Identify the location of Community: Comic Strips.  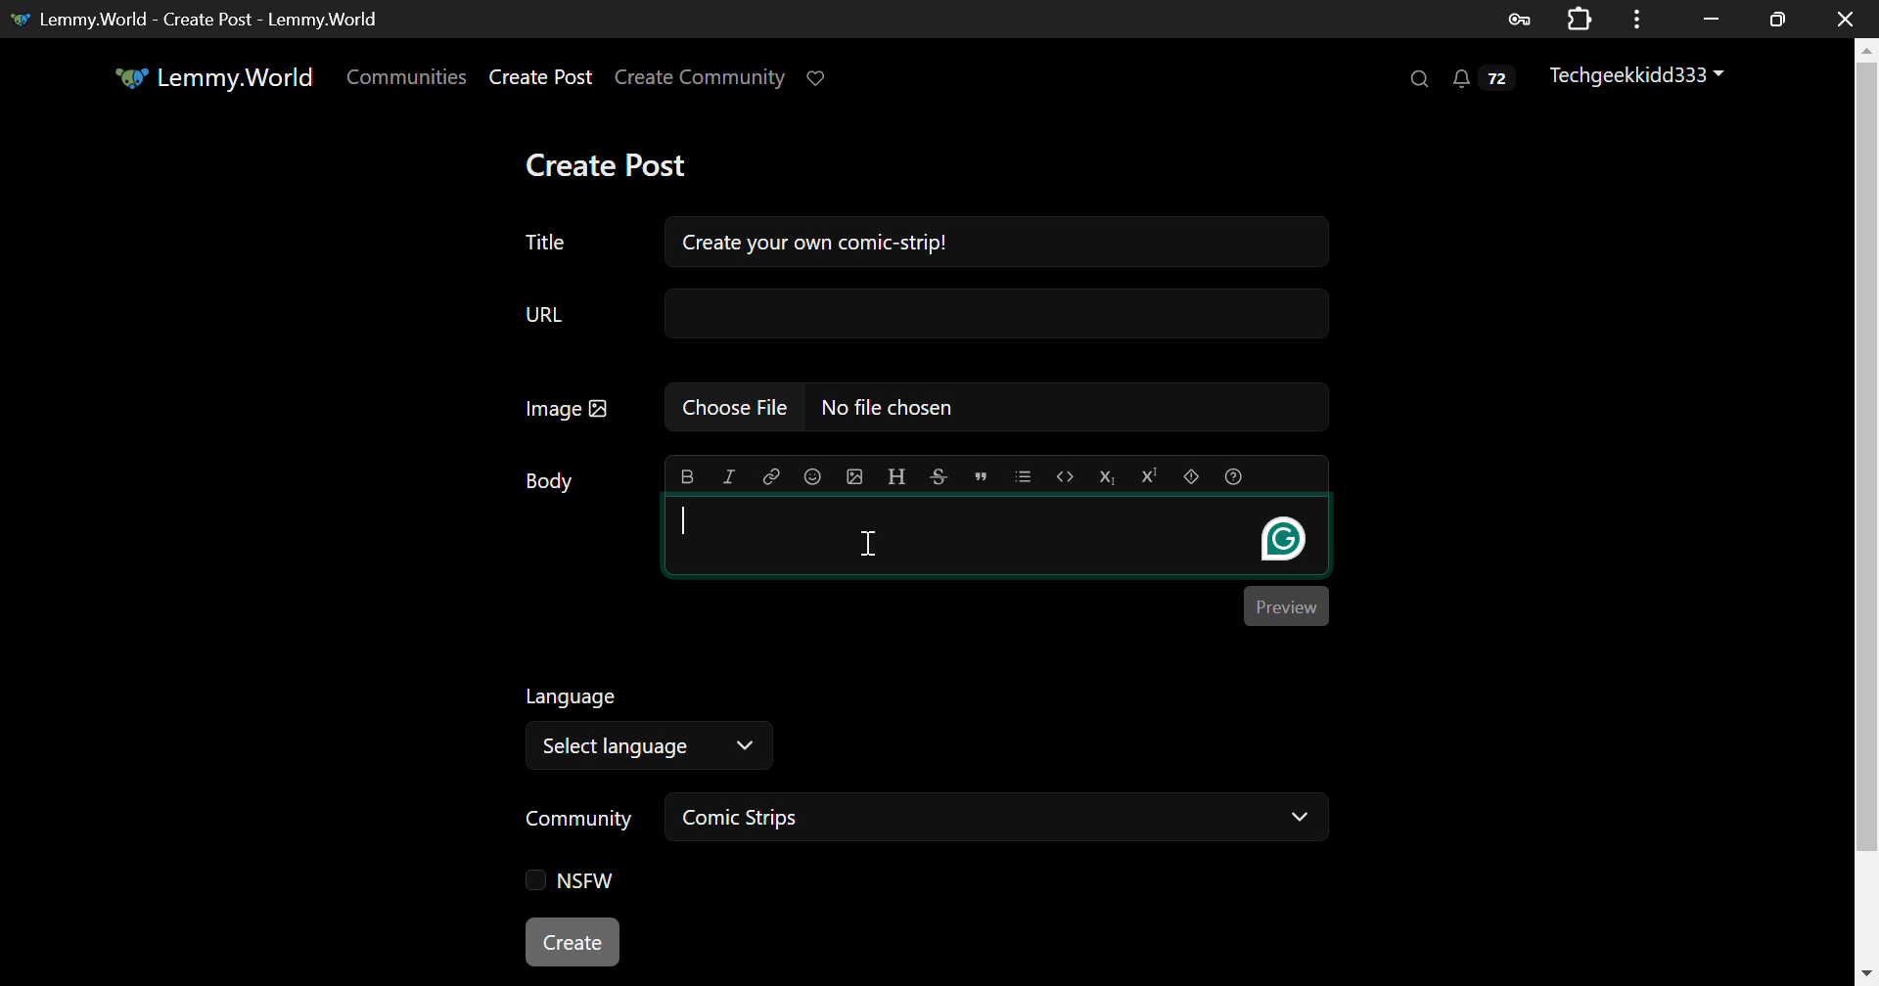
(918, 821).